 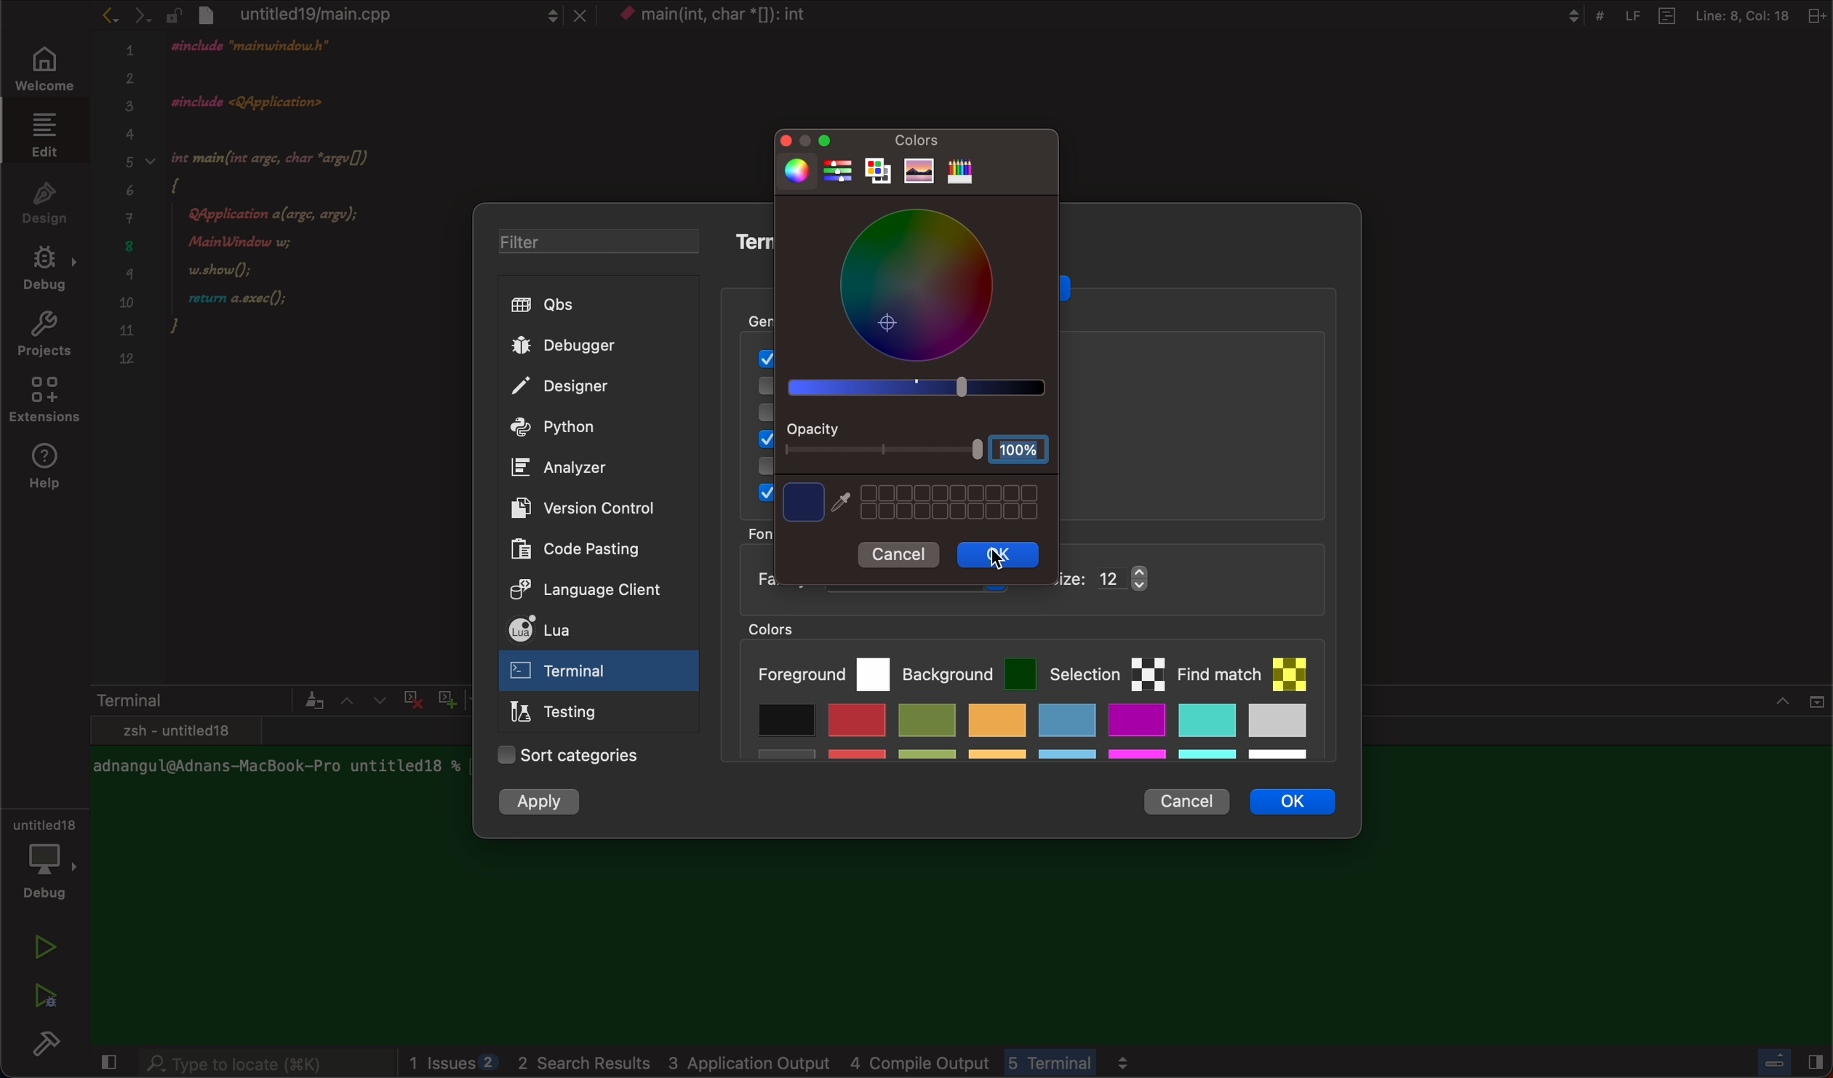 I want to click on cursor, so click(x=1005, y=556).